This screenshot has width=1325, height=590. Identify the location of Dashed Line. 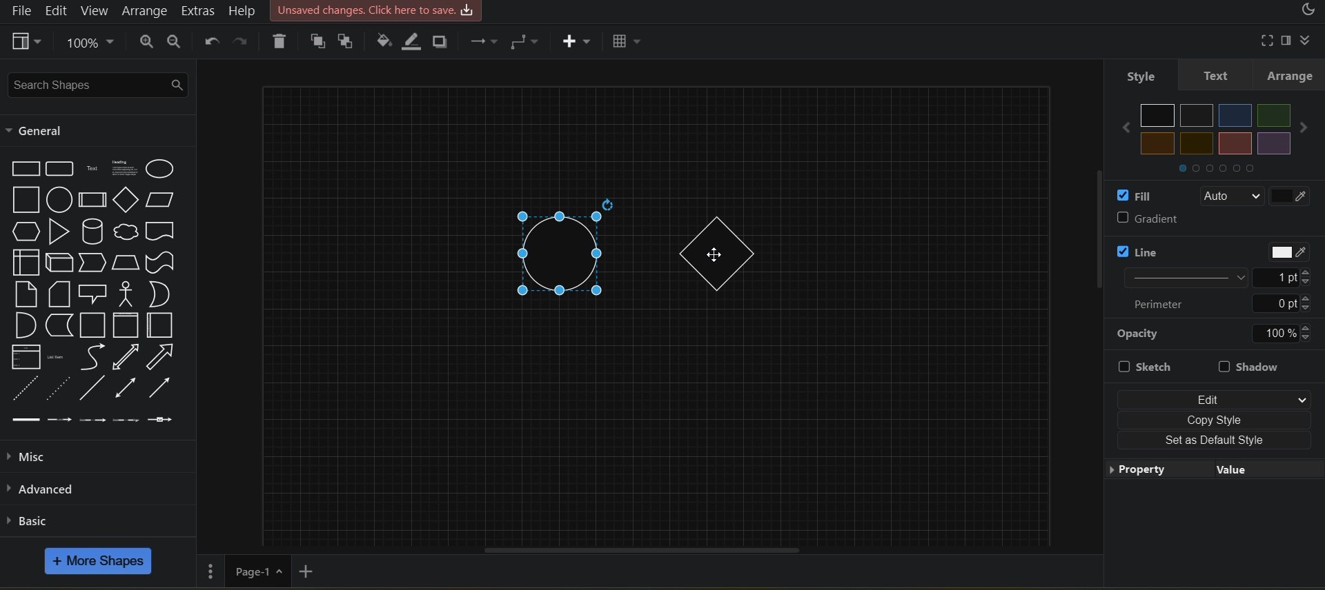
(26, 386).